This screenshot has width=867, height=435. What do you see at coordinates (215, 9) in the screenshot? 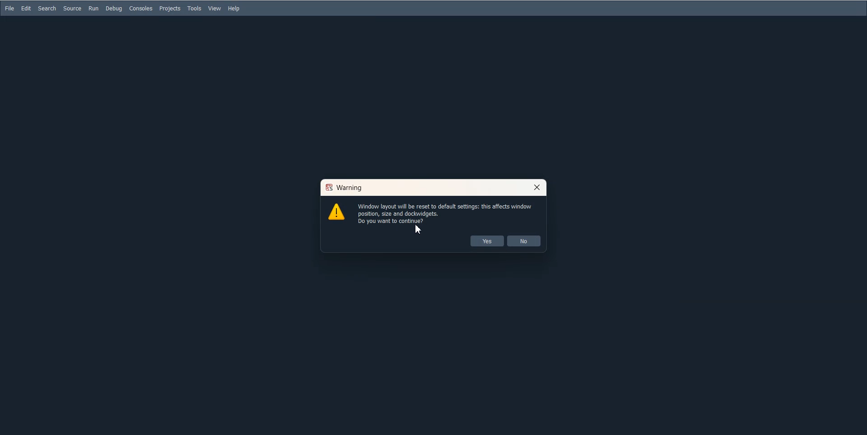
I see `View` at bounding box center [215, 9].